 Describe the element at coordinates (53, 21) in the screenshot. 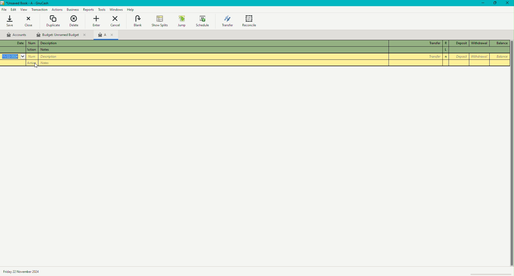

I see `Duplicate` at that location.